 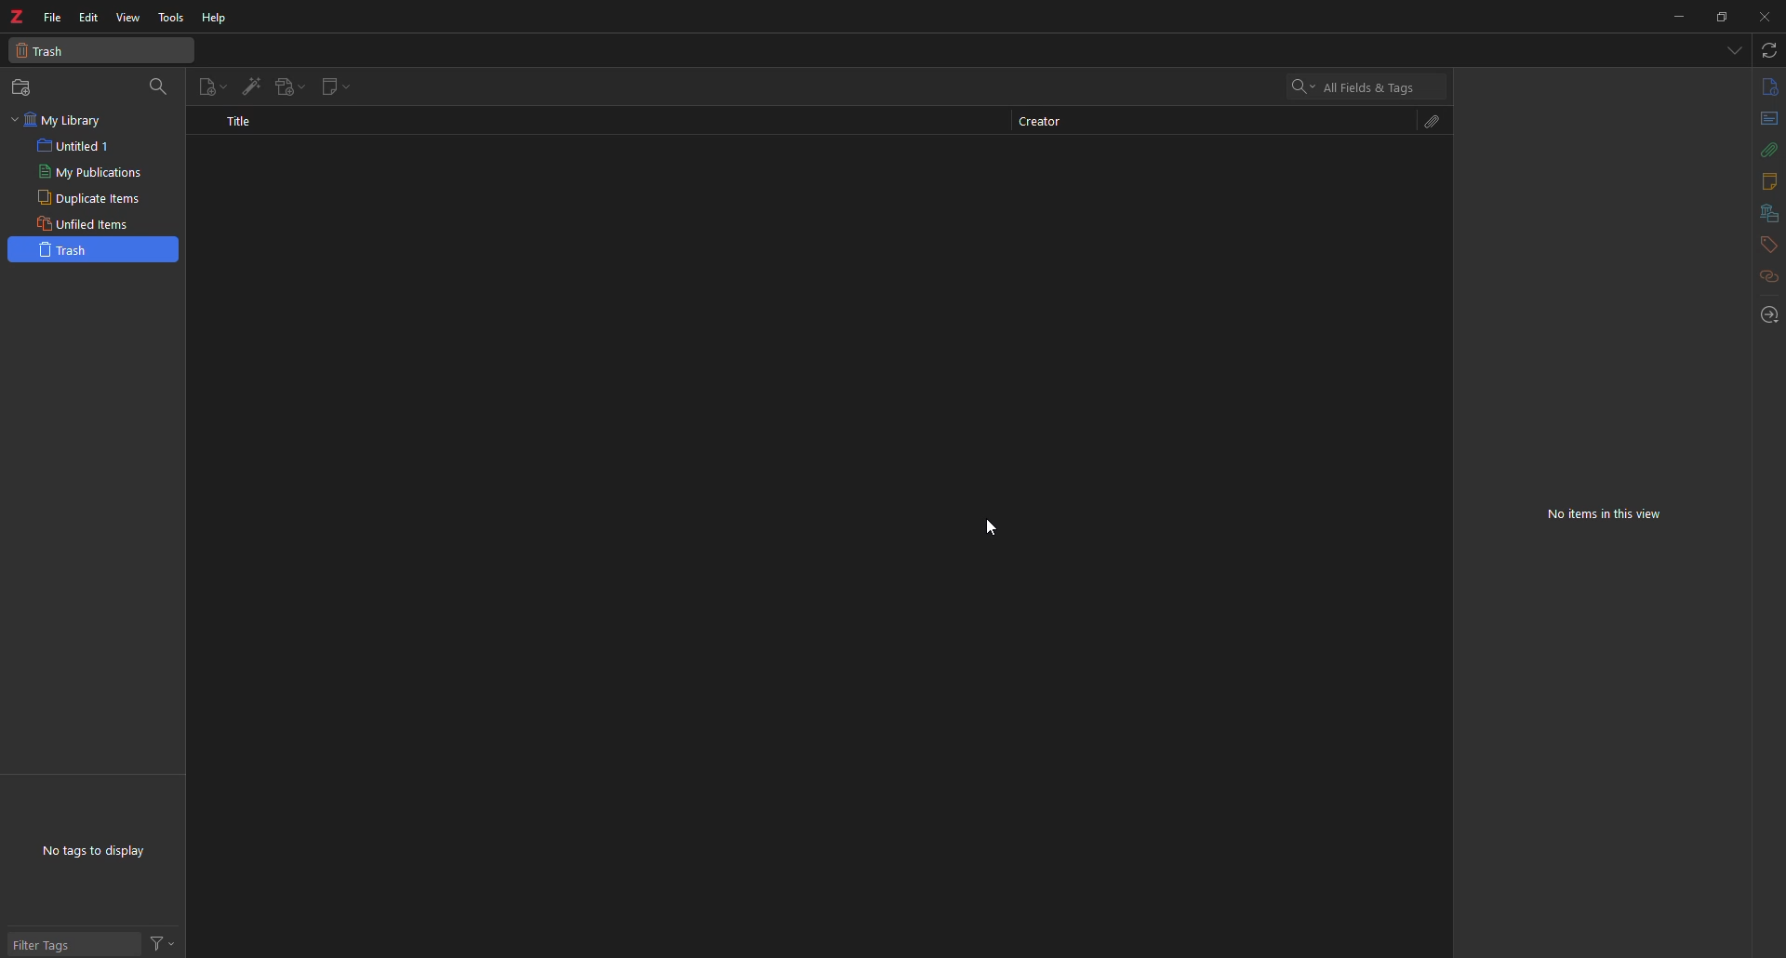 What do you see at coordinates (1767, 311) in the screenshot?
I see `locate` at bounding box center [1767, 311].